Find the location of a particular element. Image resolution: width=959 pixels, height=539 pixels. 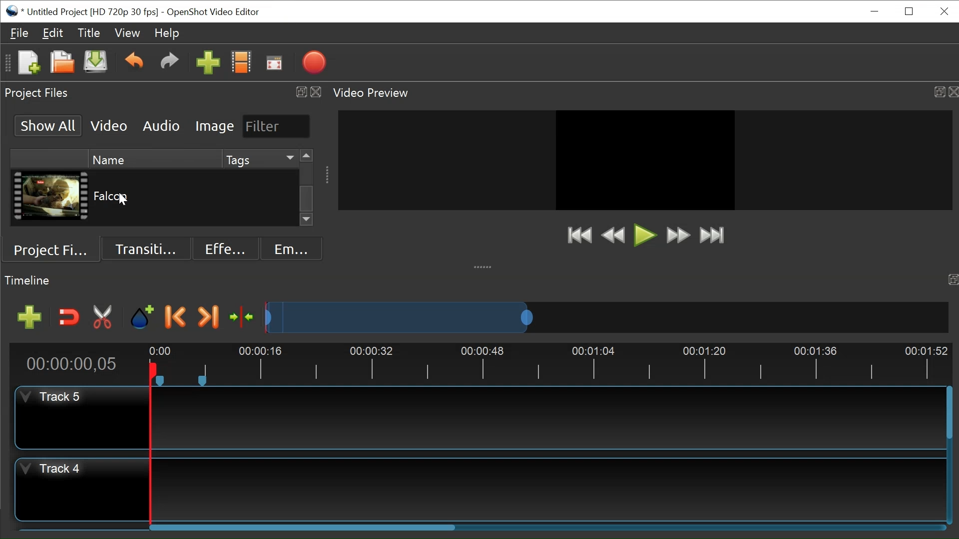

Name is located at coordinates (153, 158).